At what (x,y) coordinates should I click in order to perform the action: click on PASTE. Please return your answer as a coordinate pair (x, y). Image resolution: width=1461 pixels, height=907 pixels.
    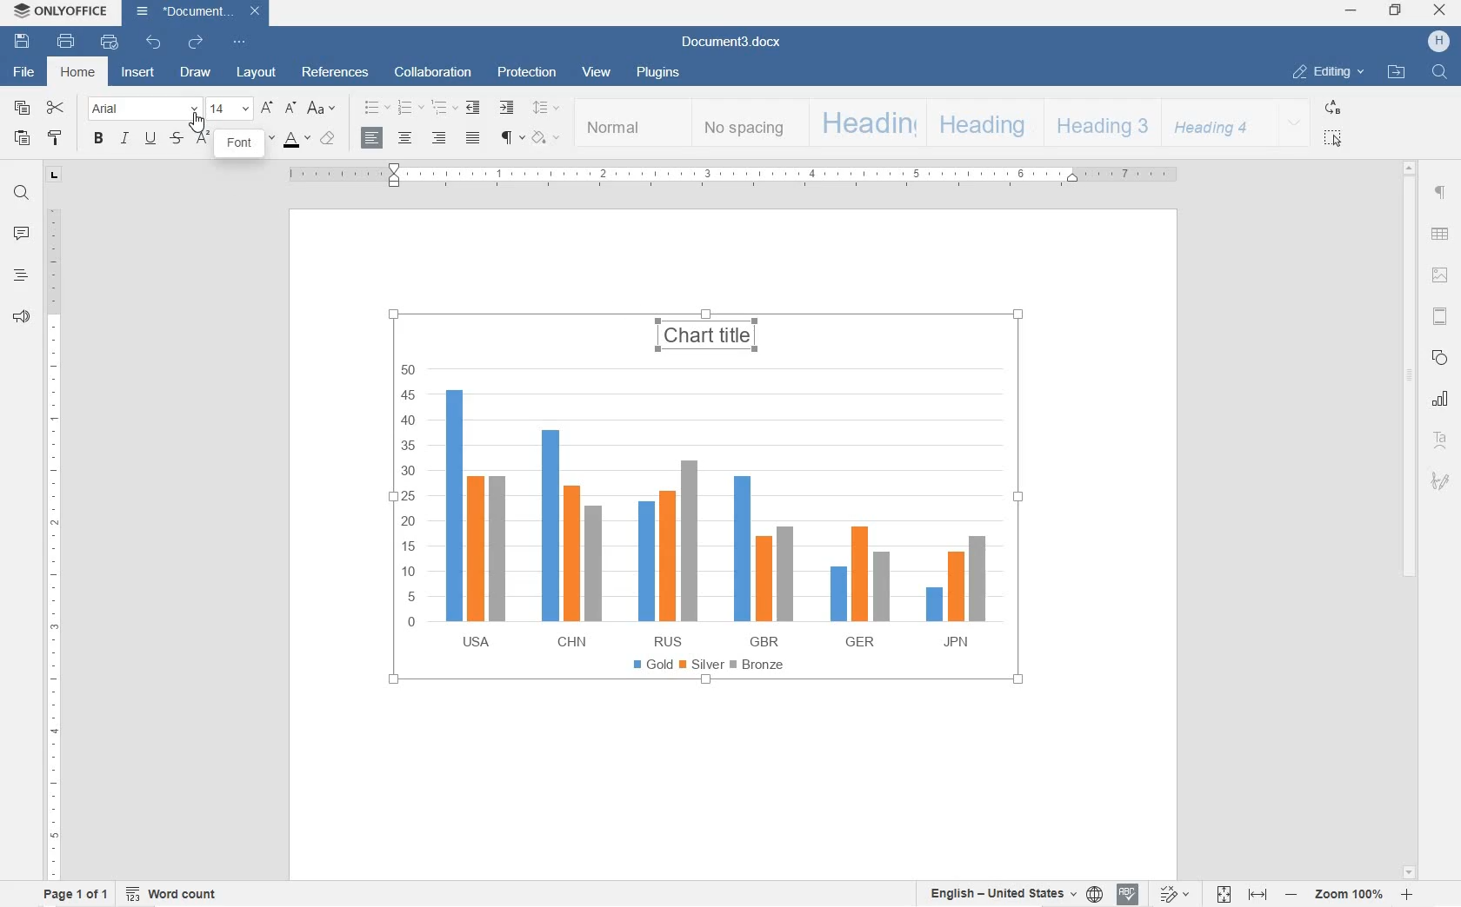
    Looking at the image, I should click on (22, 138).